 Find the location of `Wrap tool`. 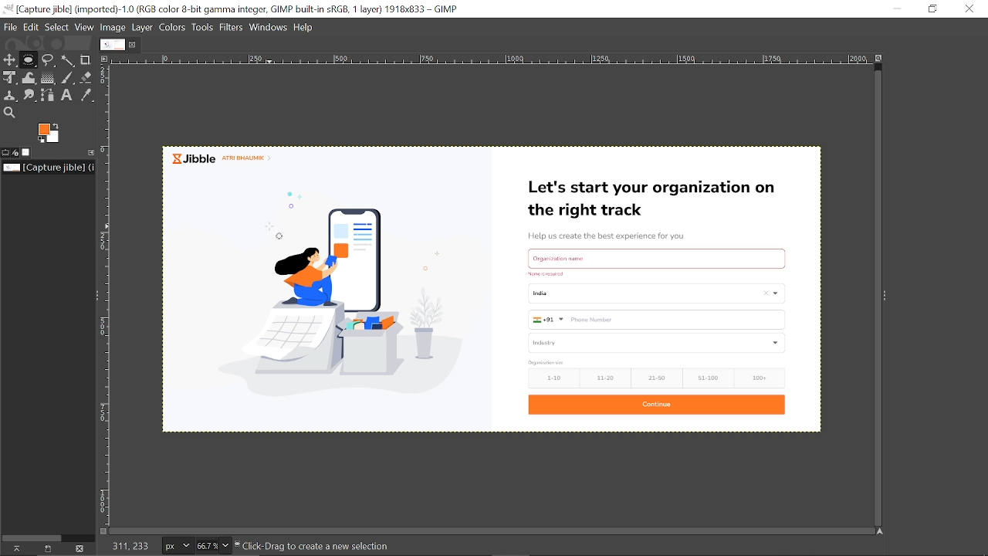

Wrap tool is located at coordinates (29, 77).